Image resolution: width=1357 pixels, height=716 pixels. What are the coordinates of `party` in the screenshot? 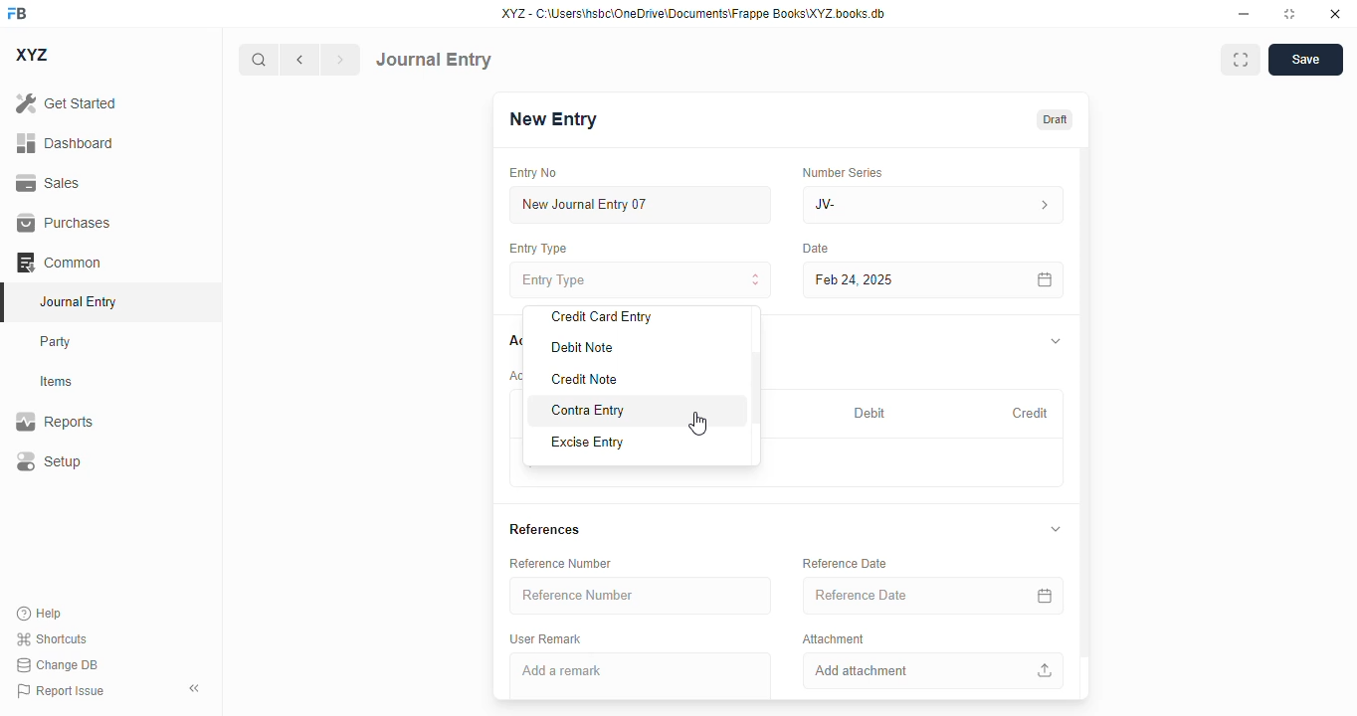 It's located at (58, 342).